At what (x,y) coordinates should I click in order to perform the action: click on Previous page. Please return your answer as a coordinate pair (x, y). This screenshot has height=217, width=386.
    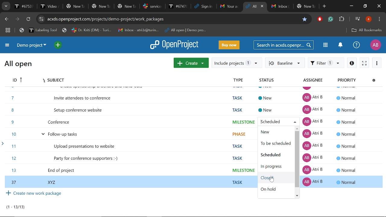
    Looking at the image, I should click on (8, 20).